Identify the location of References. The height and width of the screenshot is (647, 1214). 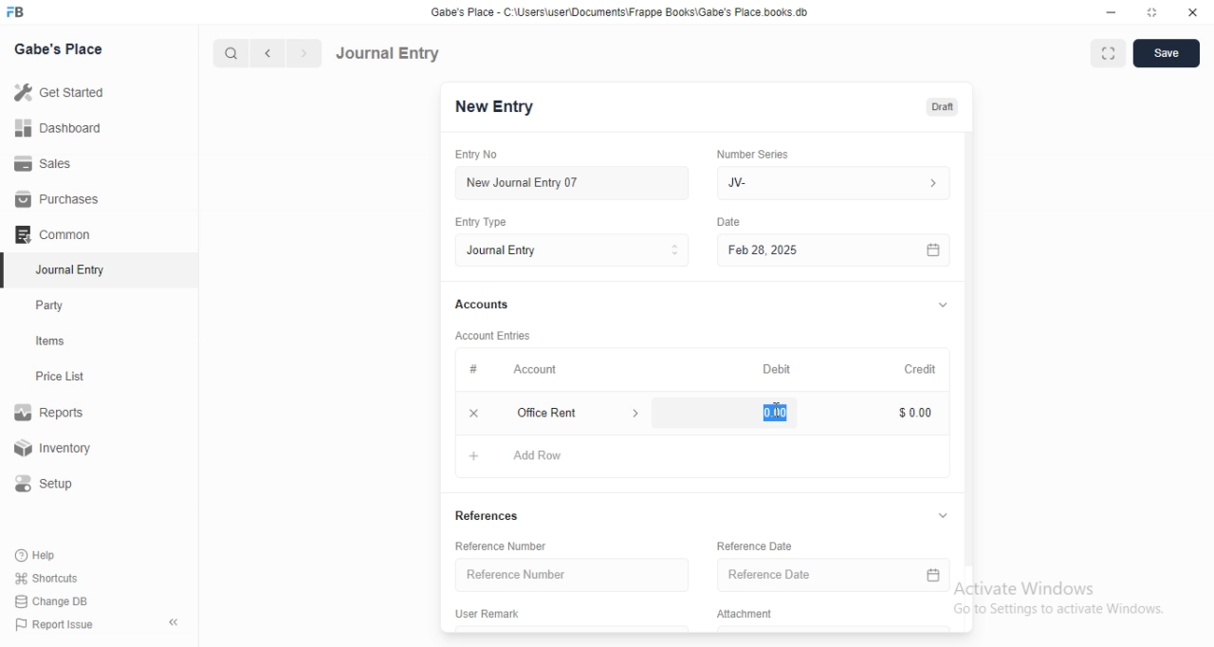
(494, 517).